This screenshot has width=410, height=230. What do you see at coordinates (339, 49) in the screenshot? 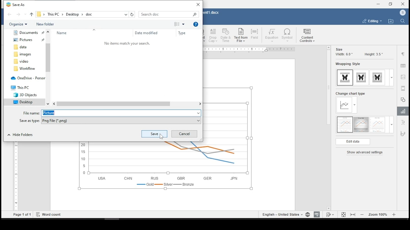
I see `size` at bounding box center [339, 49].